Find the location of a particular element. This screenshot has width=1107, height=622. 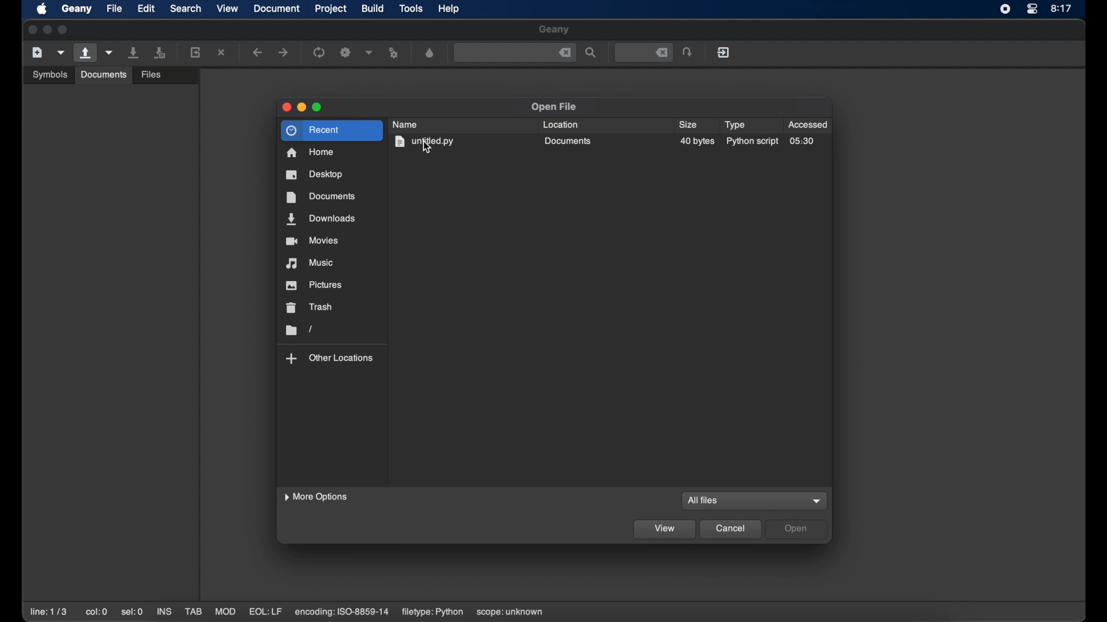

find the entered text in current file is located at coordinates (515, 53).